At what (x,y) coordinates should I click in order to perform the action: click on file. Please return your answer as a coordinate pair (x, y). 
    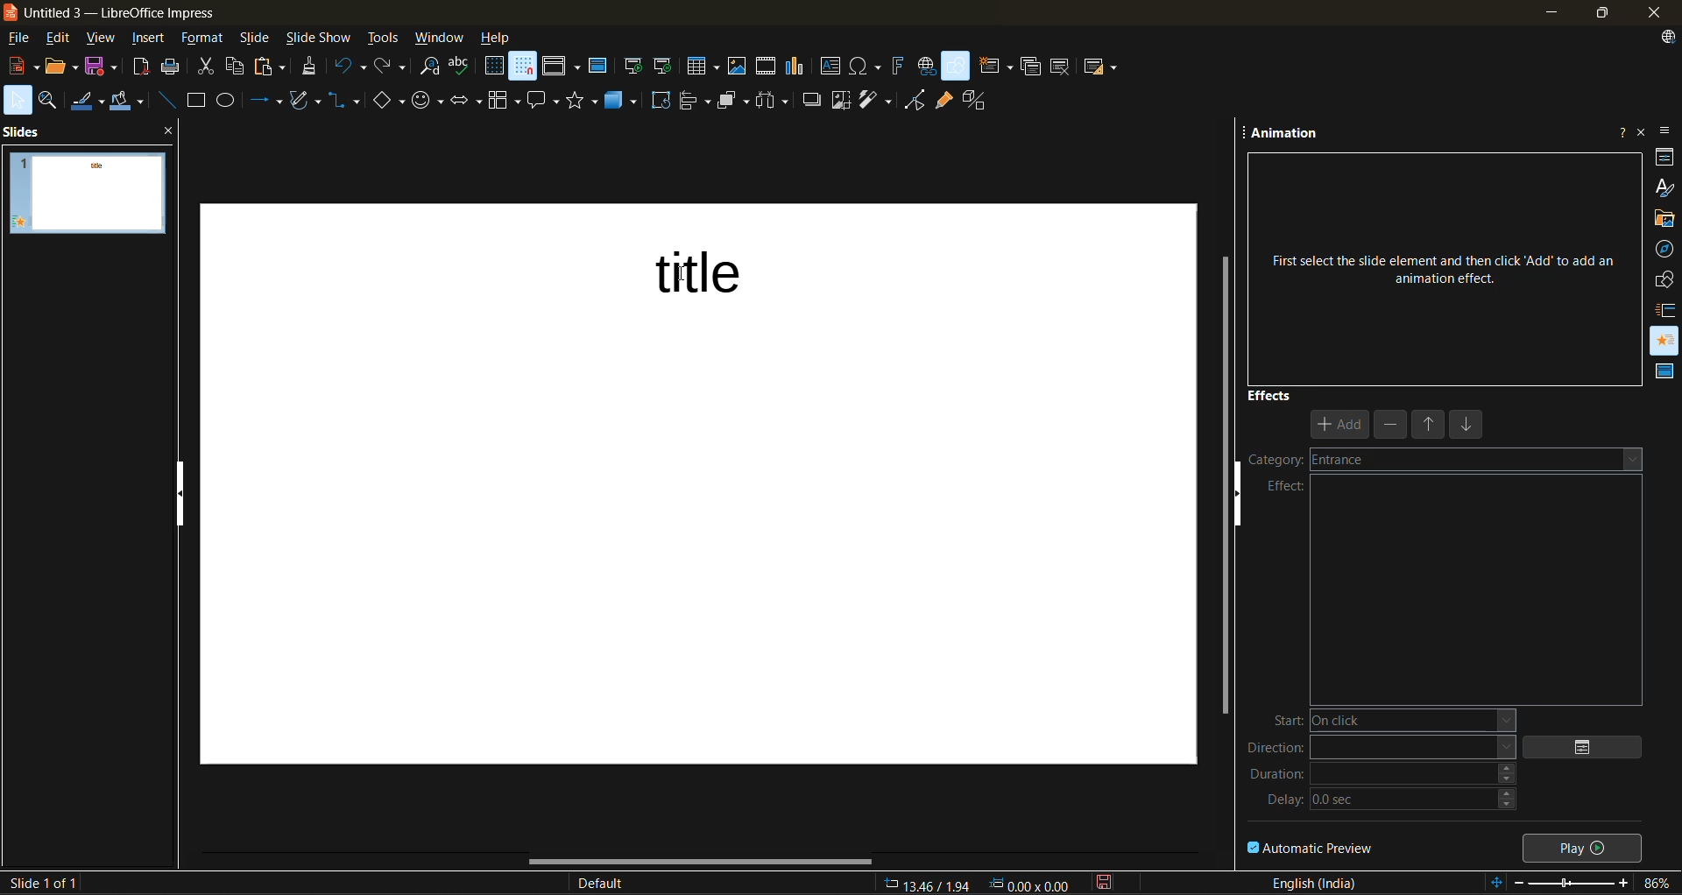
    Looking at the image, I should click on (24, 39).